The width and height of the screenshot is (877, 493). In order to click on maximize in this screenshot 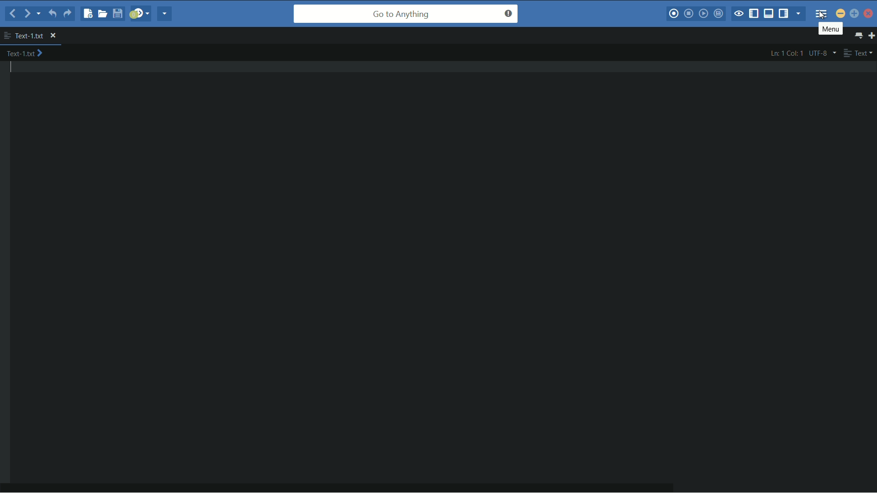, I will do `click(855, 14)`.